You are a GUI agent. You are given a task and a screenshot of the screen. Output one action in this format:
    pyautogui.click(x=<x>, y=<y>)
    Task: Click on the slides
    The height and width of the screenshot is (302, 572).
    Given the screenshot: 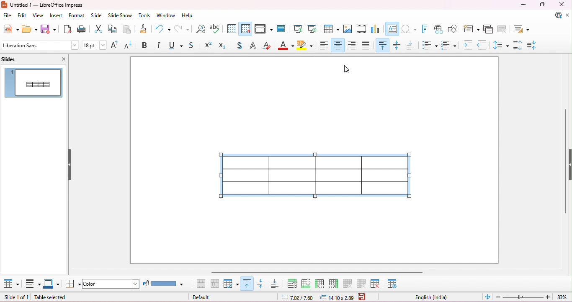 What is the action you would take?
    pyautogui.click(x=16, y=59)
    